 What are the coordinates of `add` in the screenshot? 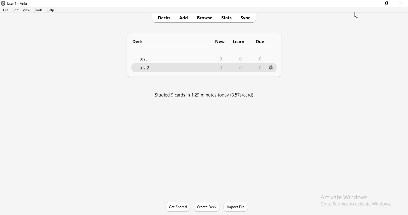 It's located at (185, 18).